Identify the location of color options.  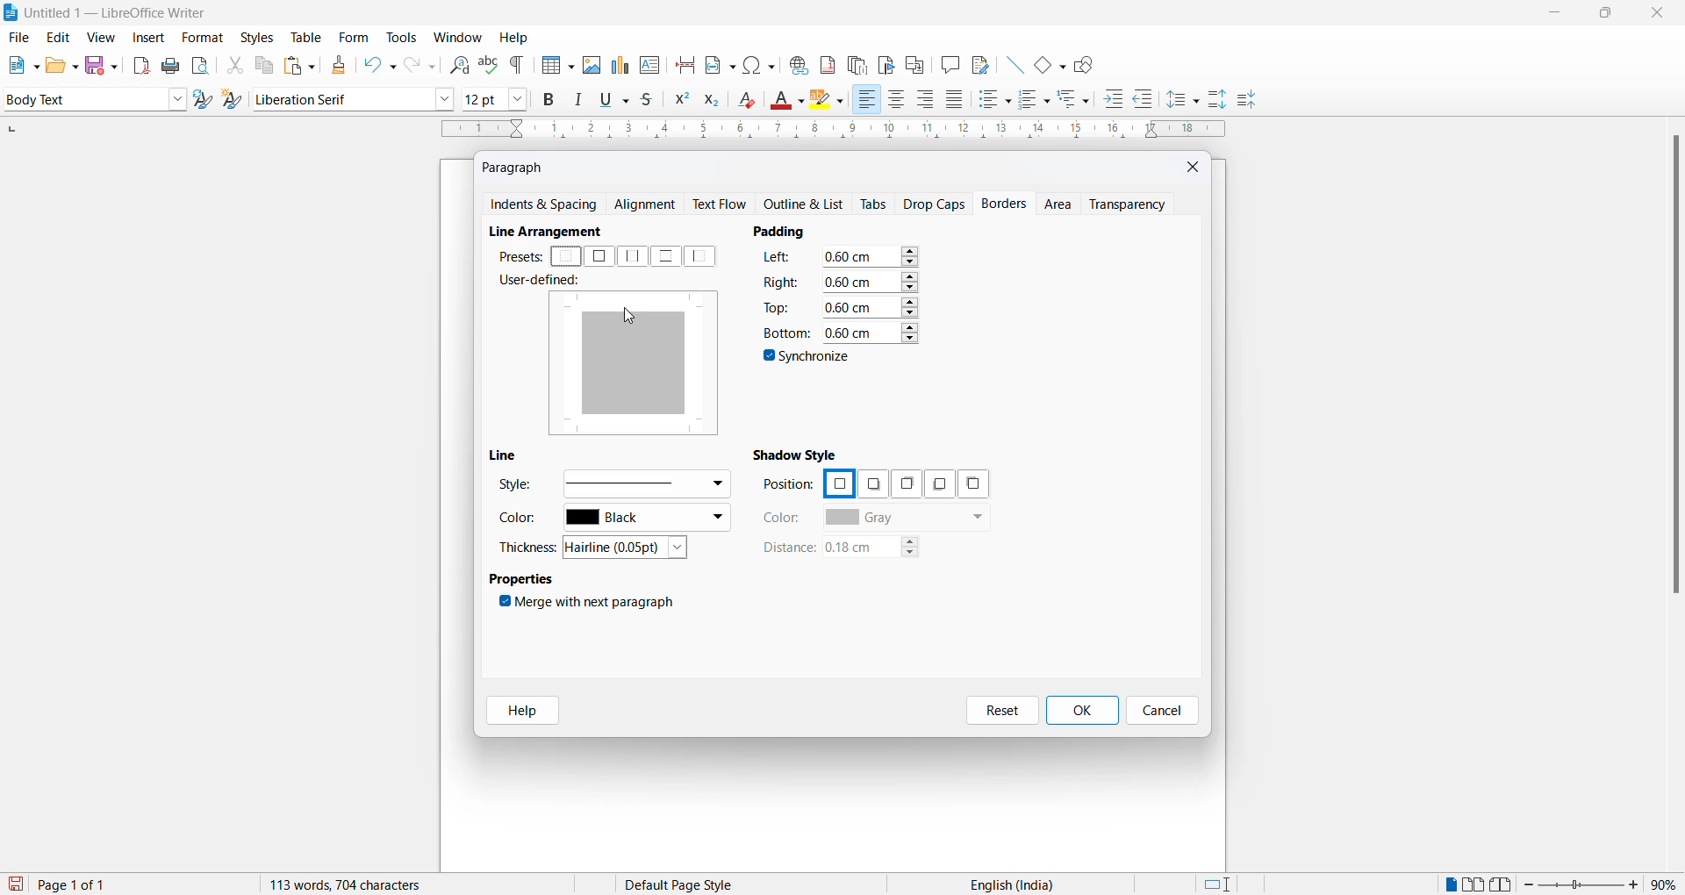
(647, 519).